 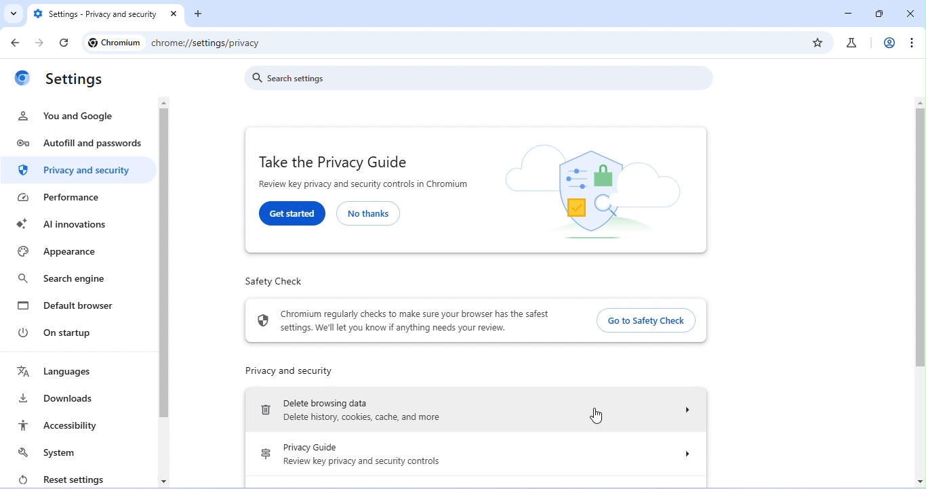 What do you see at coordinates (69, 224) in the screenshot?
I see `AI innovations` at bounding box center [69, 224].